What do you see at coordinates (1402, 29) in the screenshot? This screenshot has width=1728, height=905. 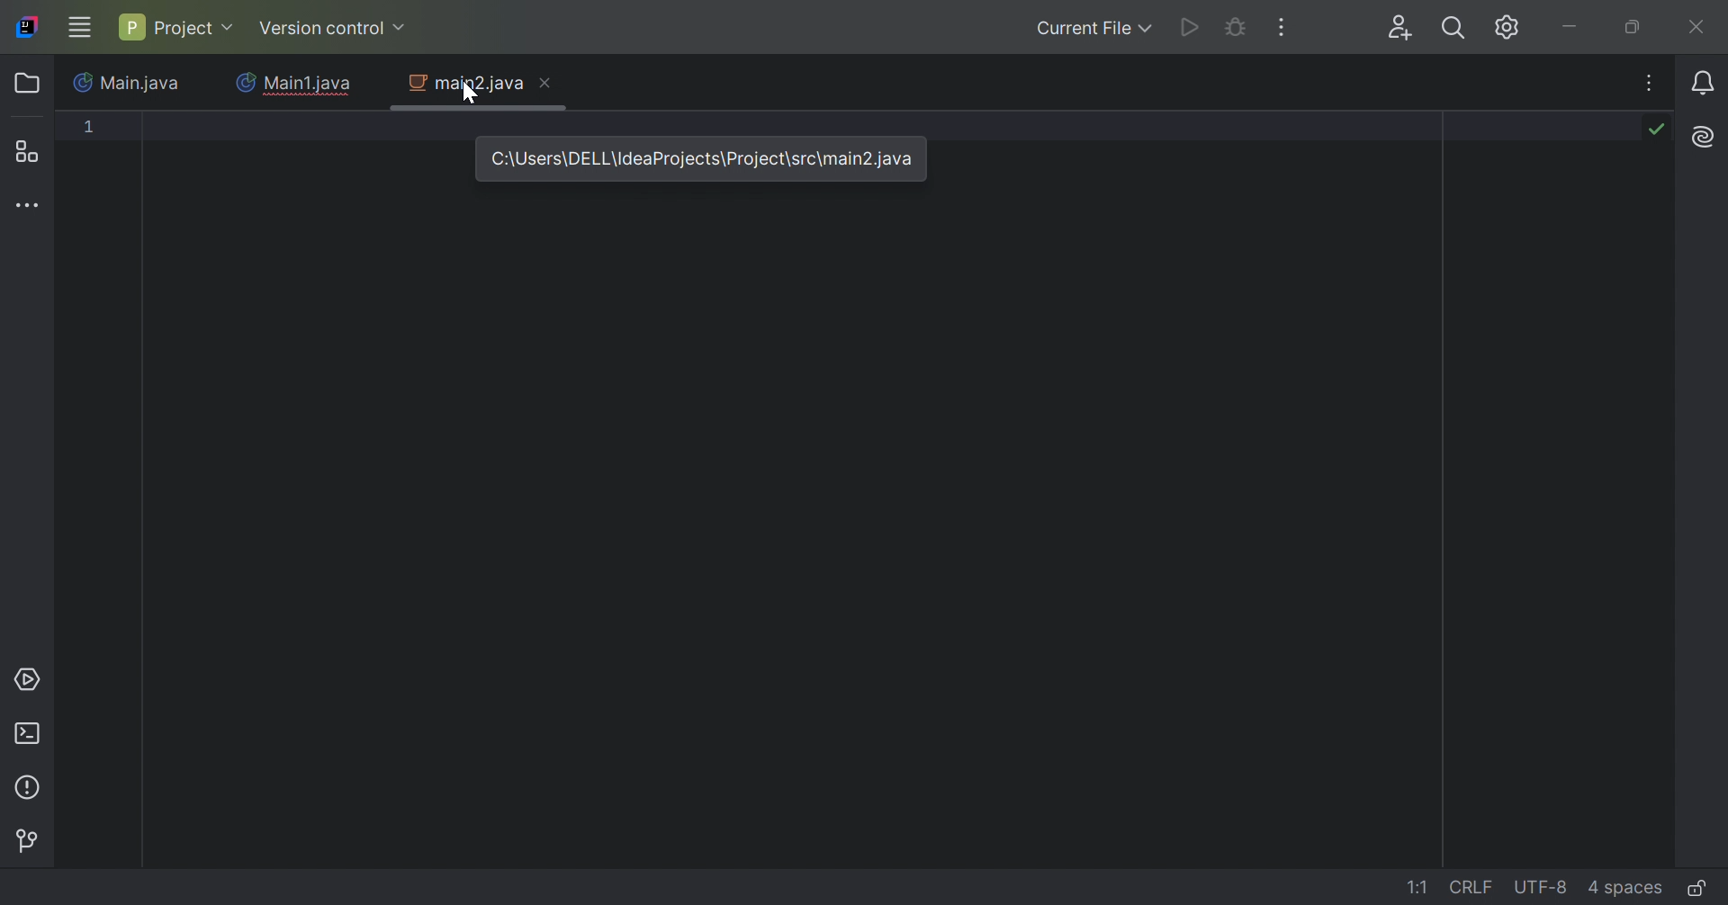 I see `Code with me` at bounding box center [1402, 29].